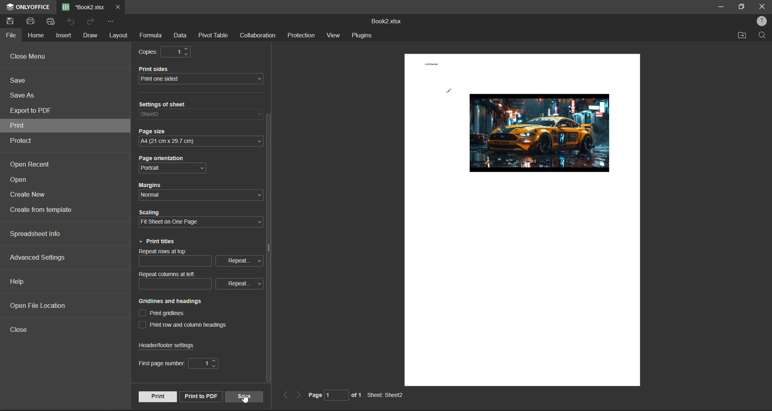 Image resolution: width=772 pixels, height=411 pixels. What do you see at coordinates (762, 6) in the screenshot?
I see `close` at bounding box center [762, 6].